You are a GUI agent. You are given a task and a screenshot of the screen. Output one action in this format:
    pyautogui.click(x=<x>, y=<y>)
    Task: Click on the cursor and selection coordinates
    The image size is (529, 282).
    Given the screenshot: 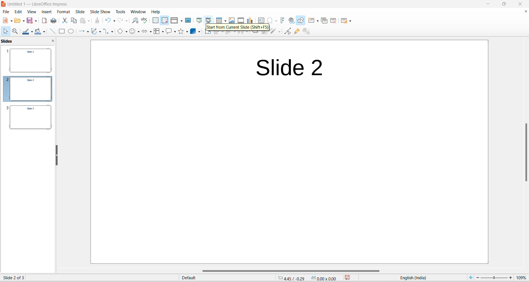 What is the action you would take?
    pyautogui.click(x=305, y=278)
    